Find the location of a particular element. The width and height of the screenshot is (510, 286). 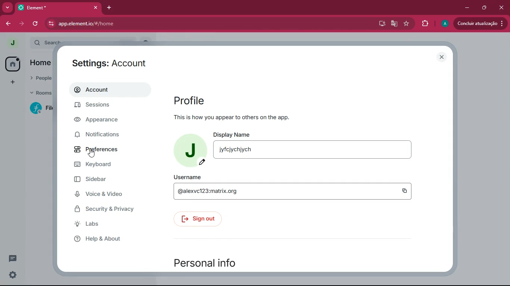

element* is located at coordinates (43, 7).